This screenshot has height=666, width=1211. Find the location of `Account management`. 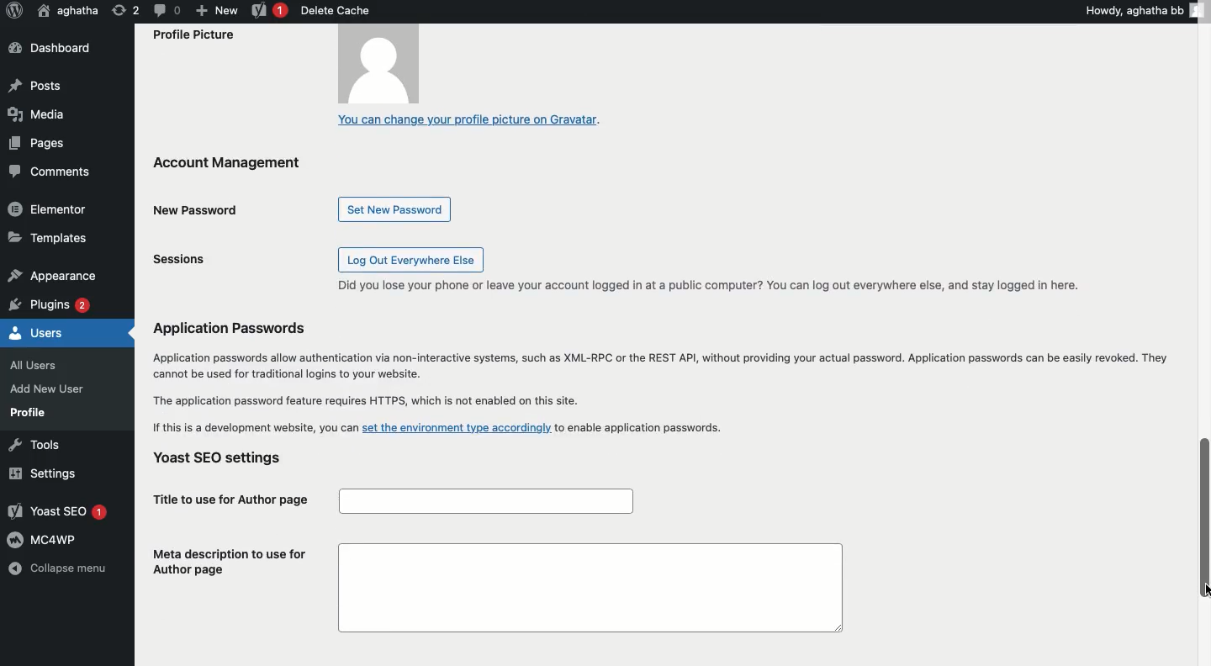

Account management is located at coordinates (251, 166).